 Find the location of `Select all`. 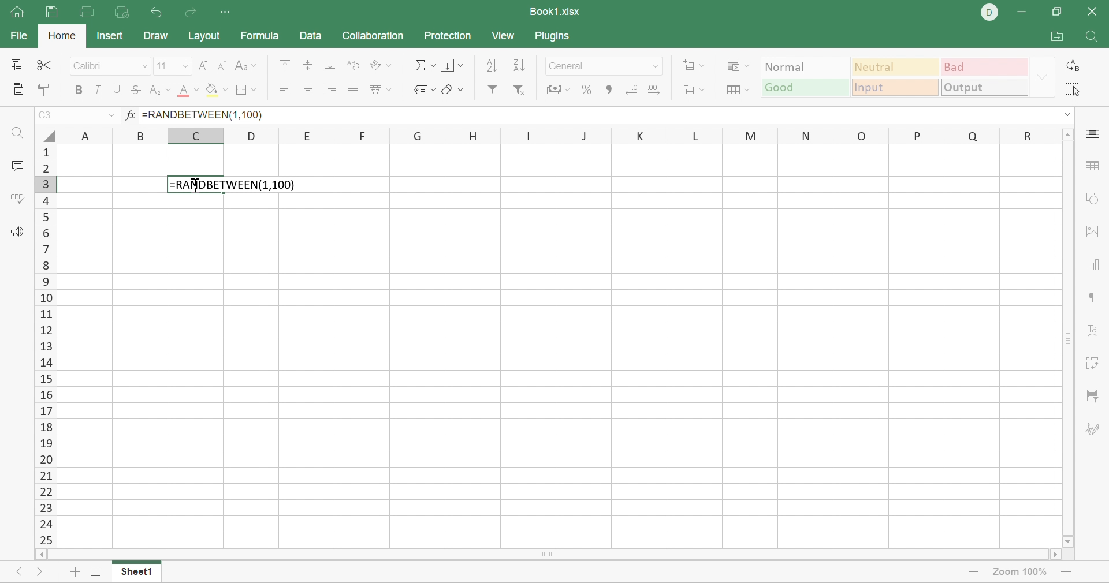

Select all is located at coordinates (1073, 90).